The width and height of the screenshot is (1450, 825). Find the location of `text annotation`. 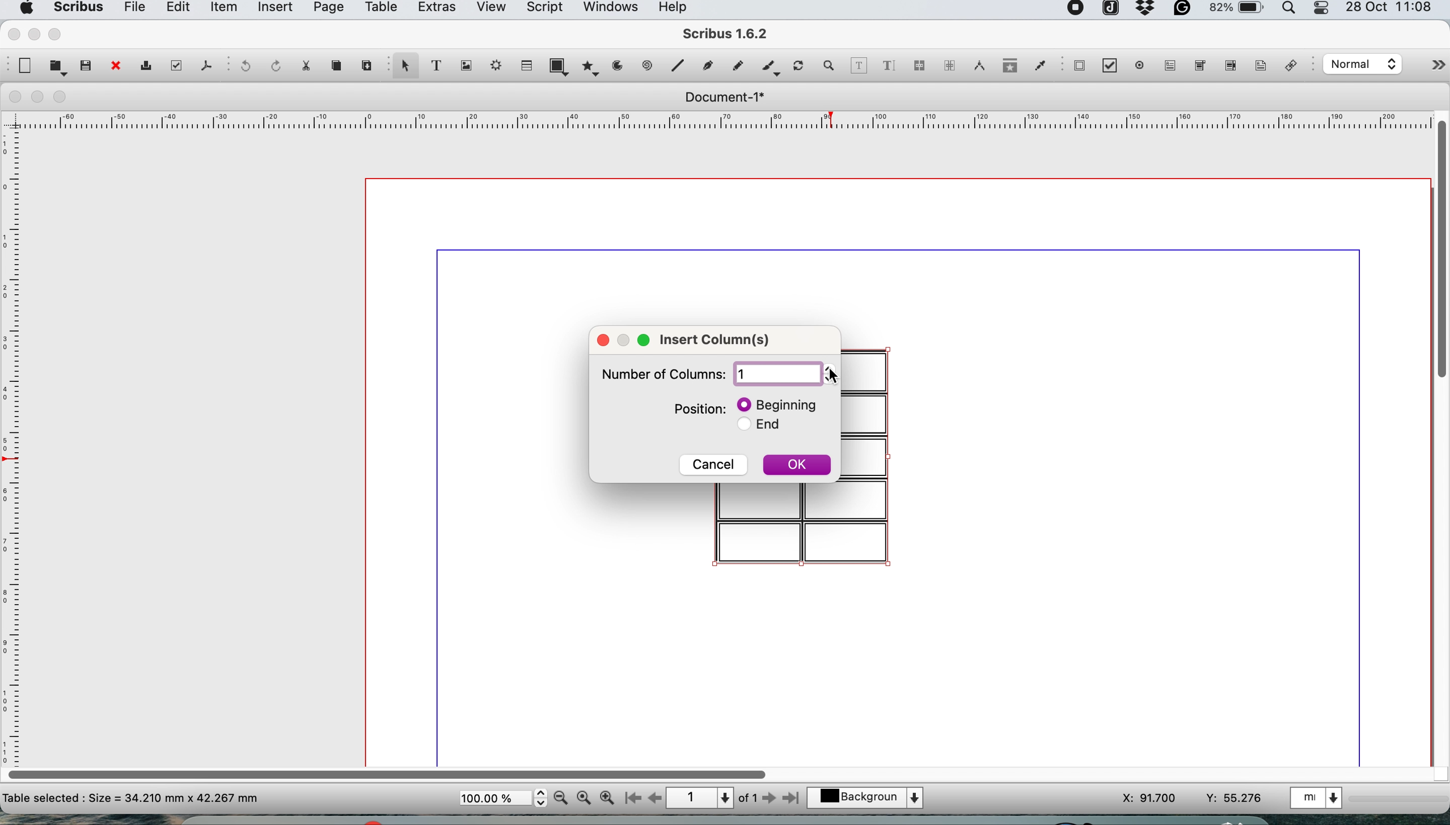

text annotation is located at coordinates (1258, 65).